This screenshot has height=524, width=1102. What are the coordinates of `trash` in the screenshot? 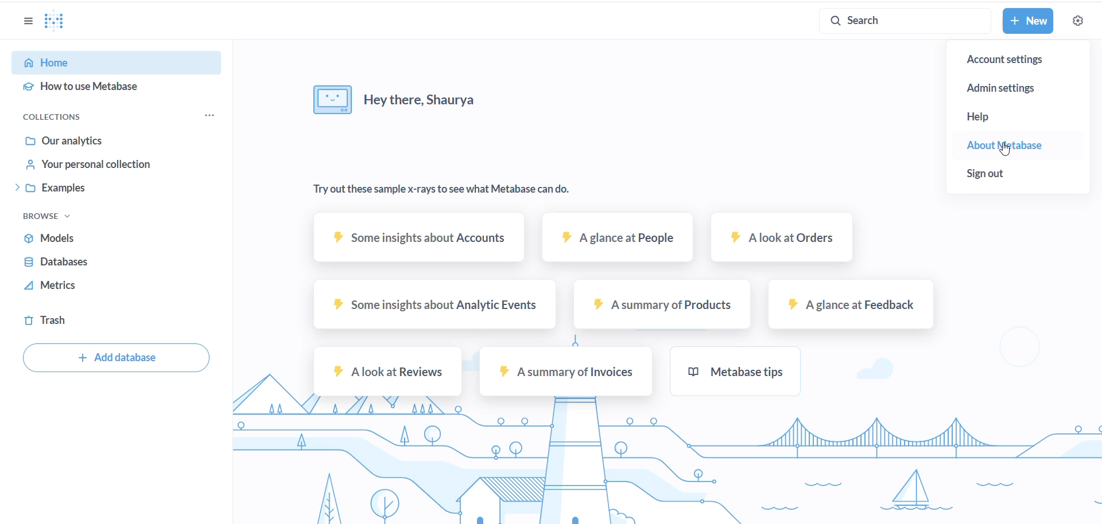 It's located at (109, 322).